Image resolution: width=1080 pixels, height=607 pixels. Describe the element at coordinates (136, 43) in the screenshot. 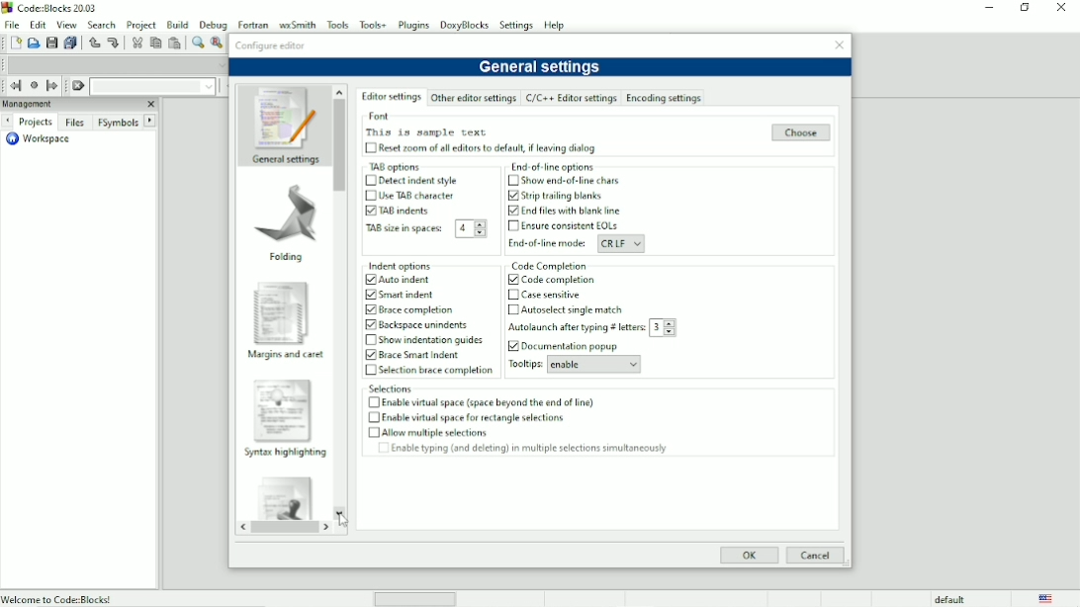

I see `Cut` at that location.